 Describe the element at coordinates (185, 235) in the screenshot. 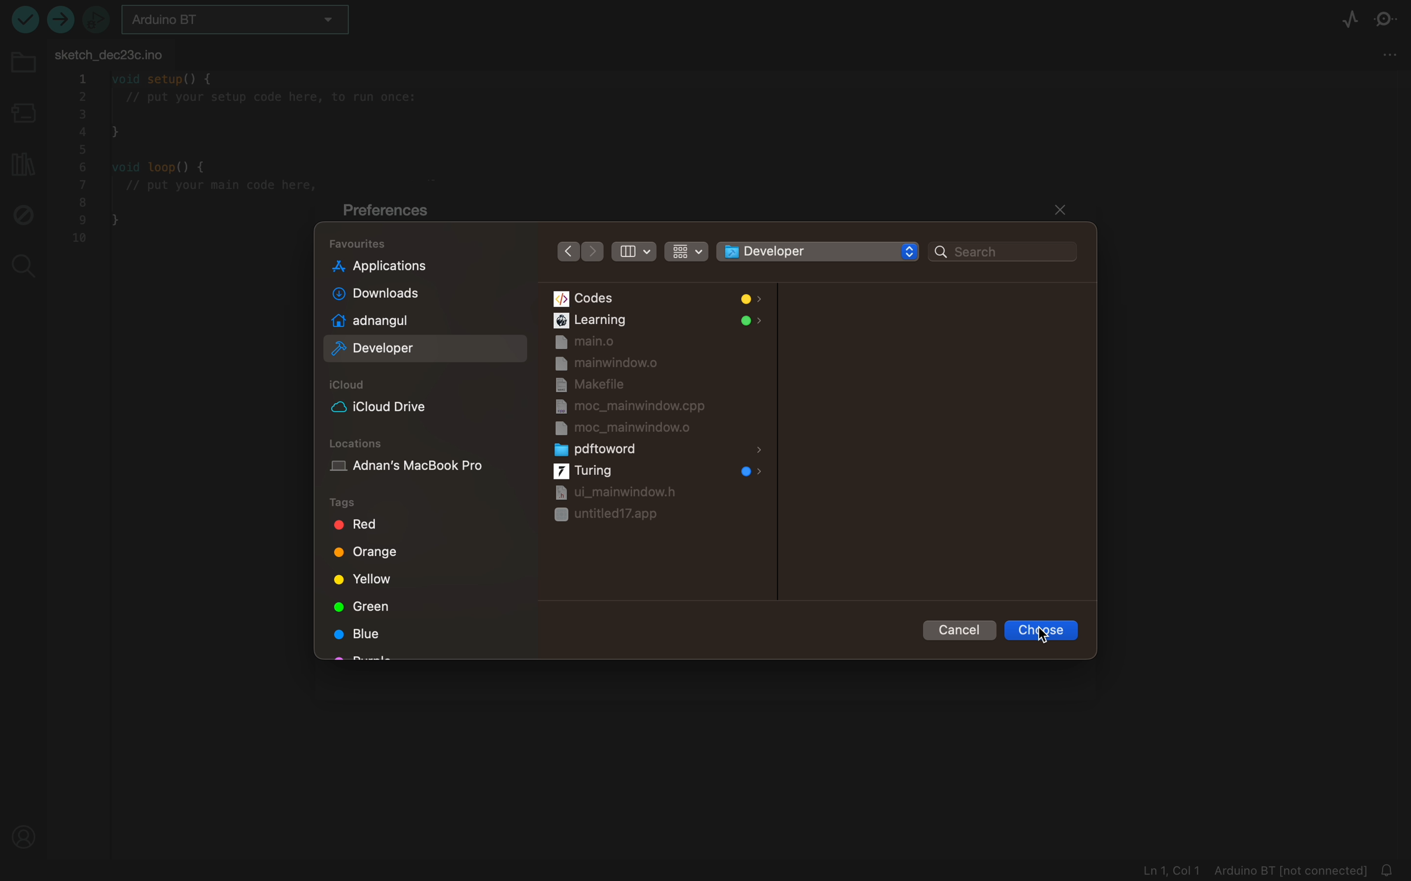

I see `file code` at that location.